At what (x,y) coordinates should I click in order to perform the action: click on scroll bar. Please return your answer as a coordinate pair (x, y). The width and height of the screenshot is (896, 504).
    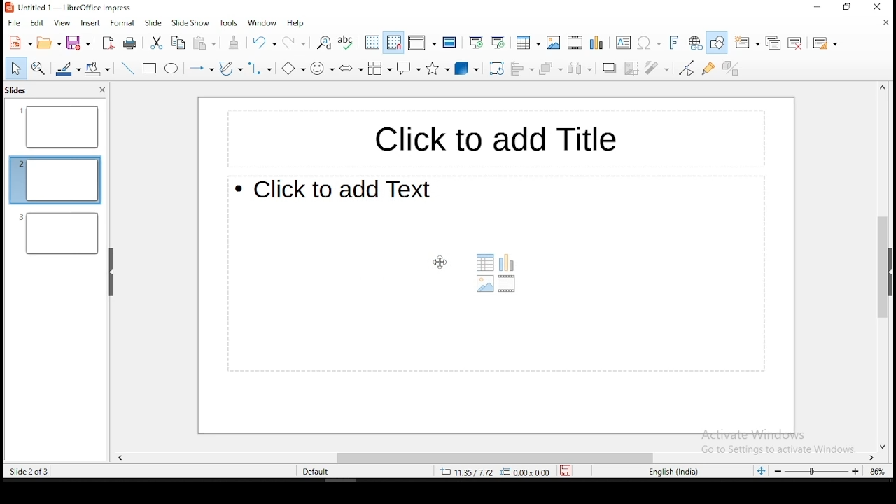
    Looking at the image, I should click on (878, 267).